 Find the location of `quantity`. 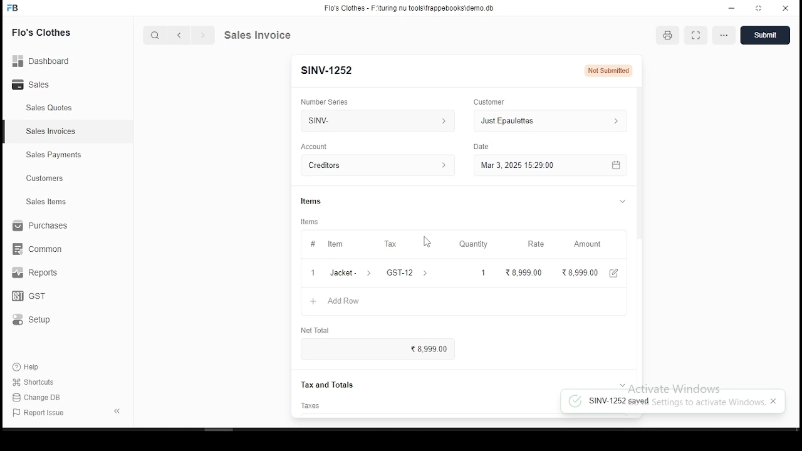

quantity is located at coordinates (476, 244).